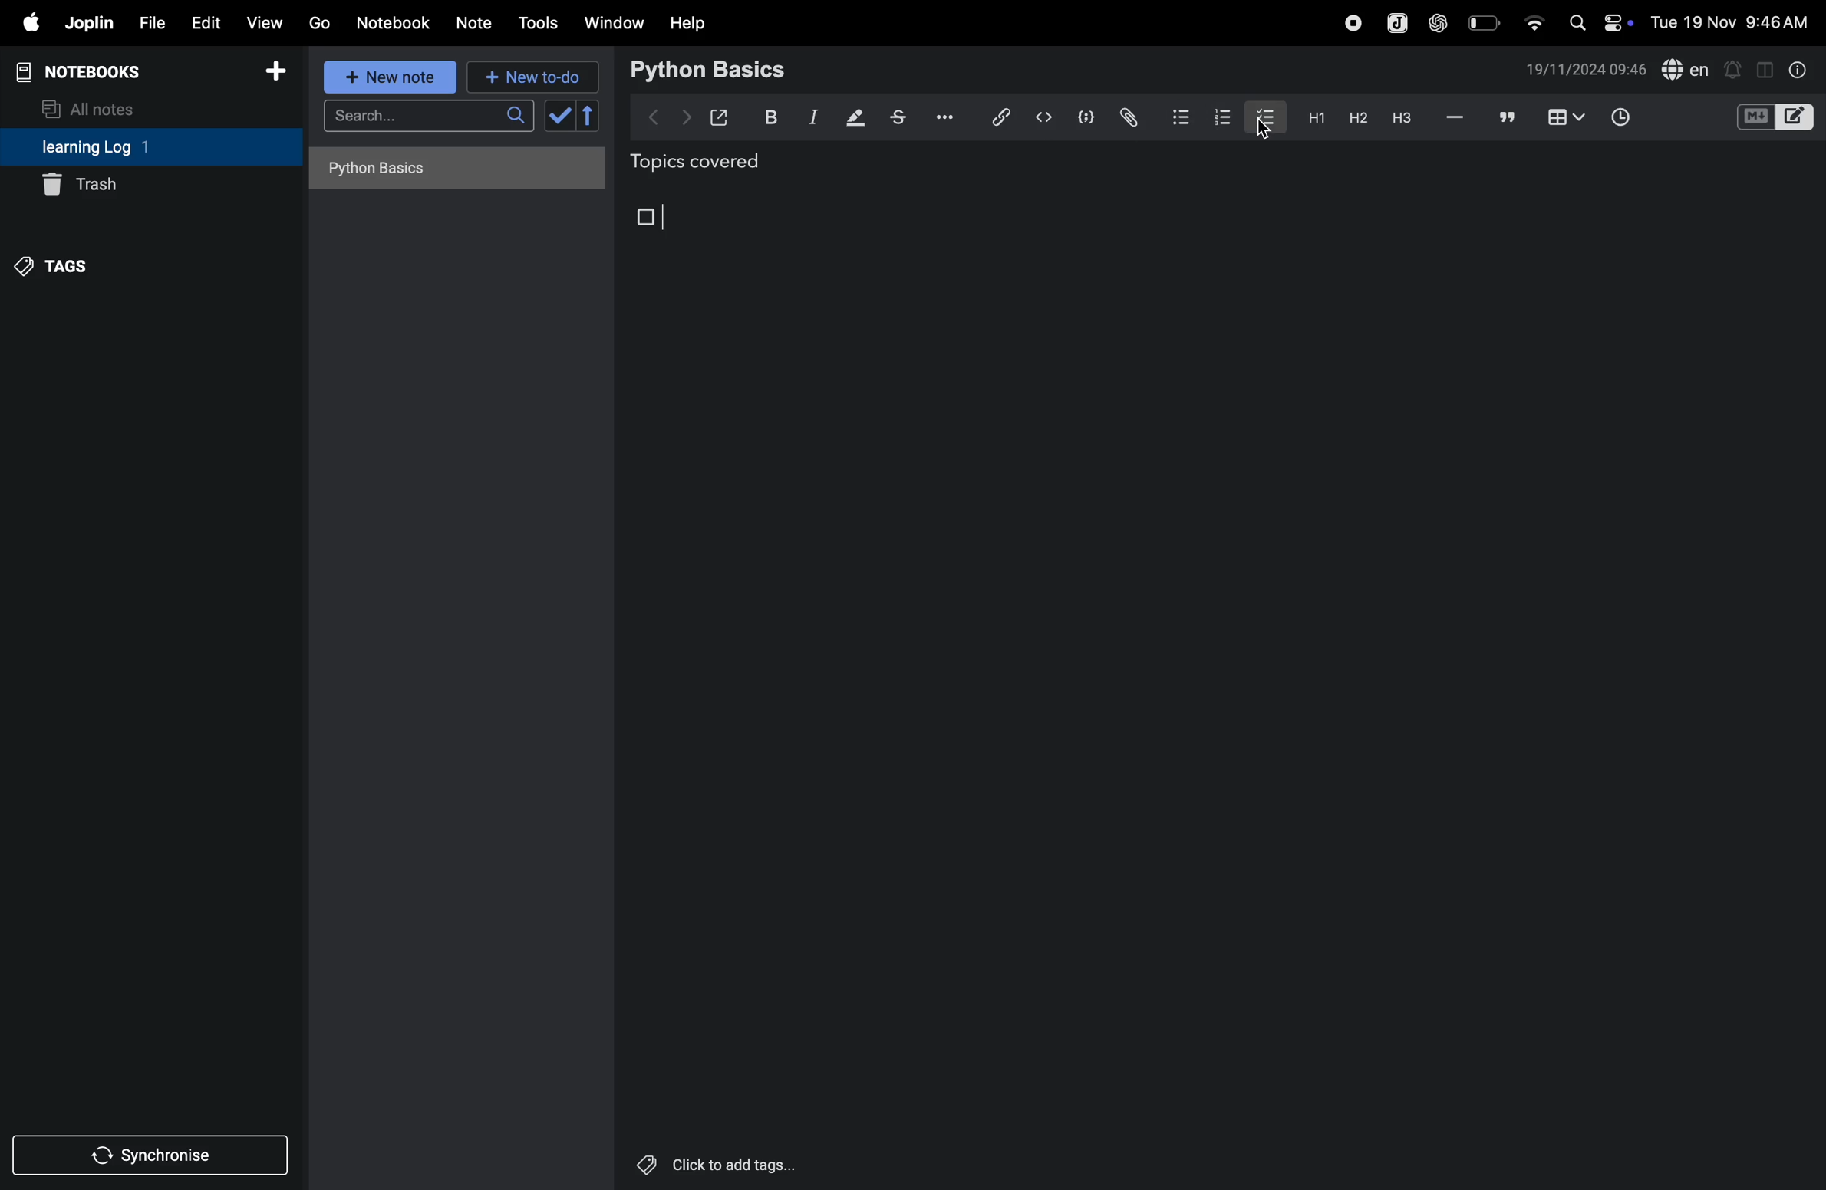 The width and height of the screenshot is (1826, 1190). I want to click on strike through, so click(898, 117).